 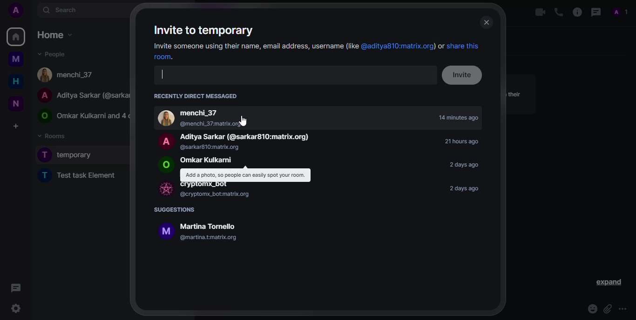 I want to click on | Add a photo, 50 people can easily spot your room., so click(x=245, y=175).